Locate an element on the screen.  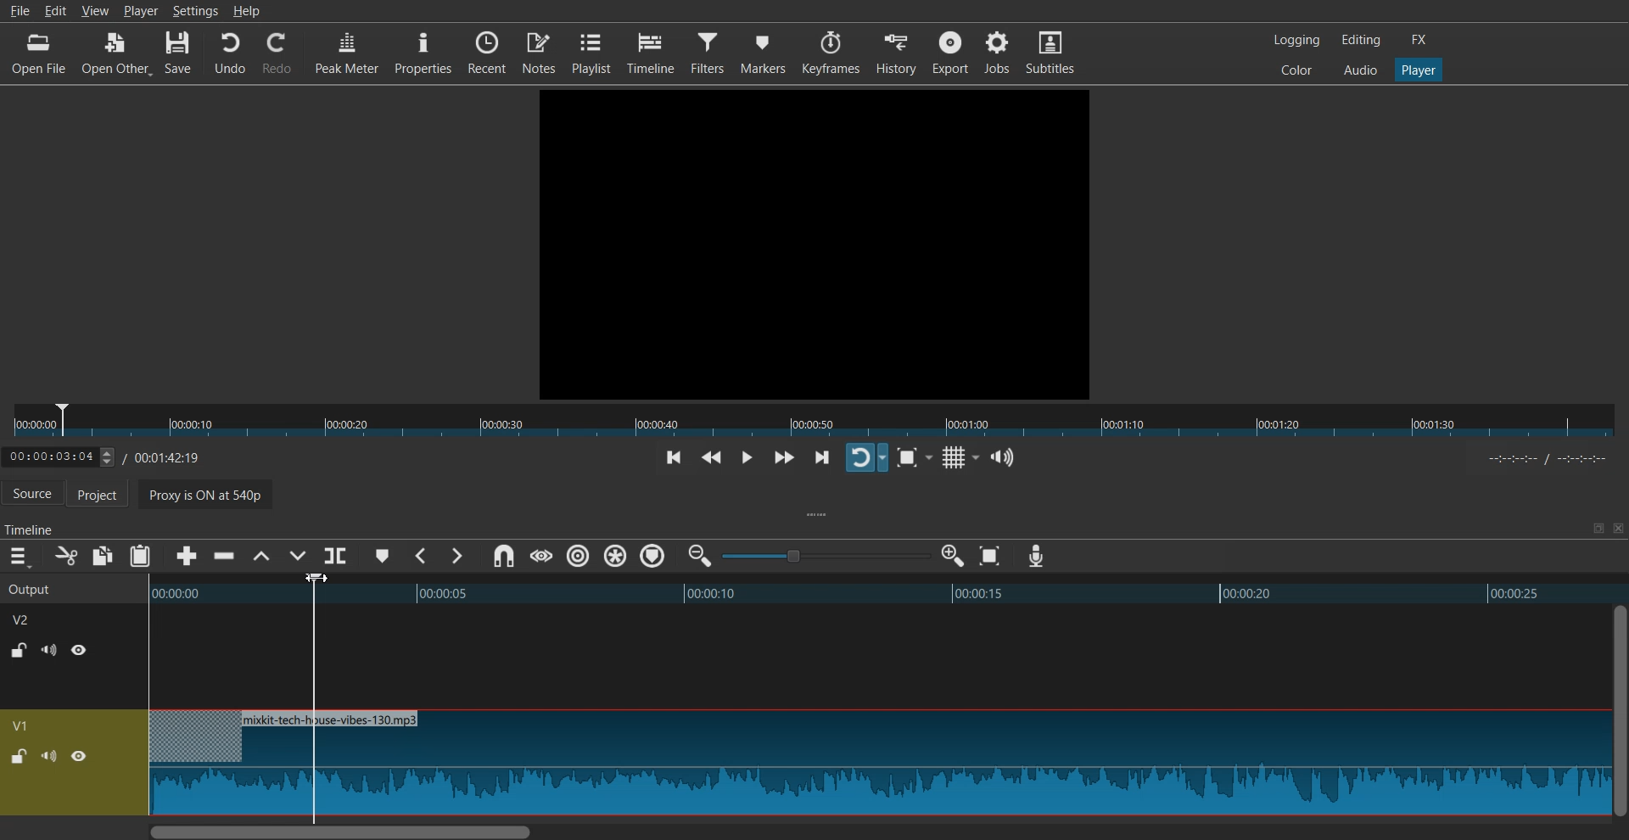
Audio is located at coordinates (1360, 69).